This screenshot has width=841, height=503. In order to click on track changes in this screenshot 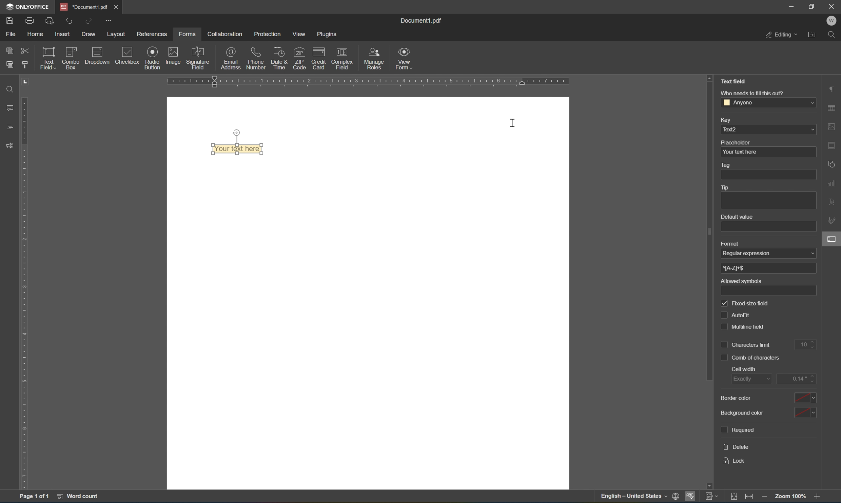, I will do `click(711, 497)`.